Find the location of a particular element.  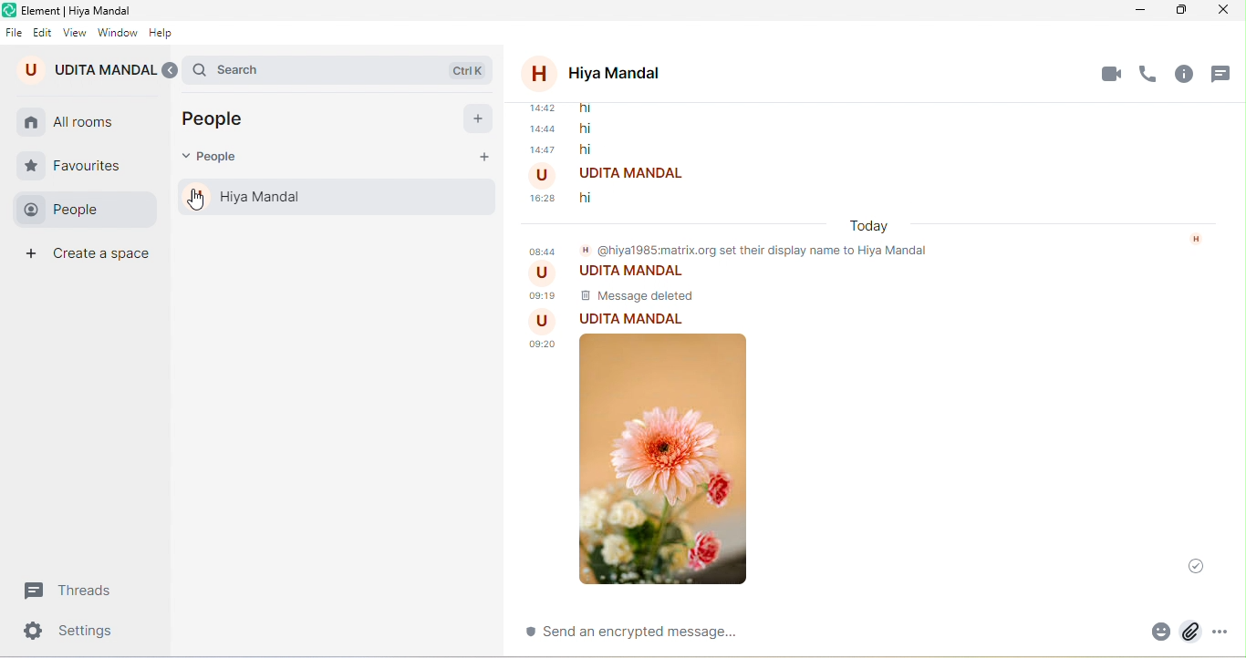

hiya mondal is located at coordinates (622, 77).